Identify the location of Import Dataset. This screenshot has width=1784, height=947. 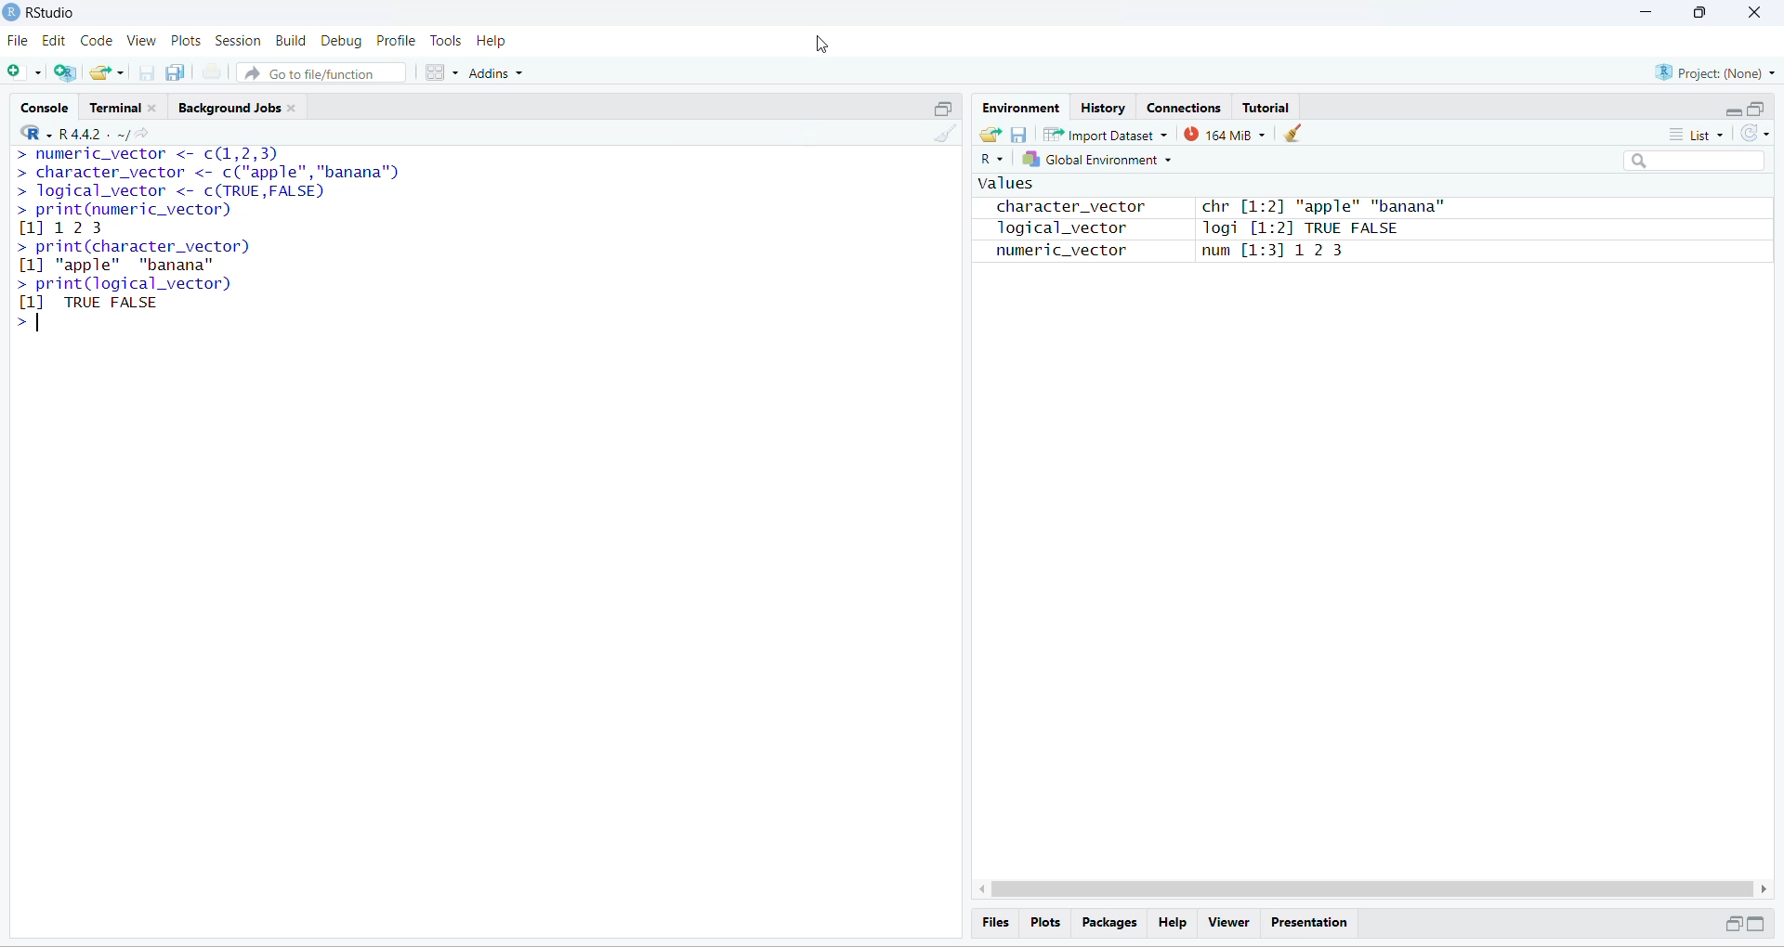
(1104, 135).